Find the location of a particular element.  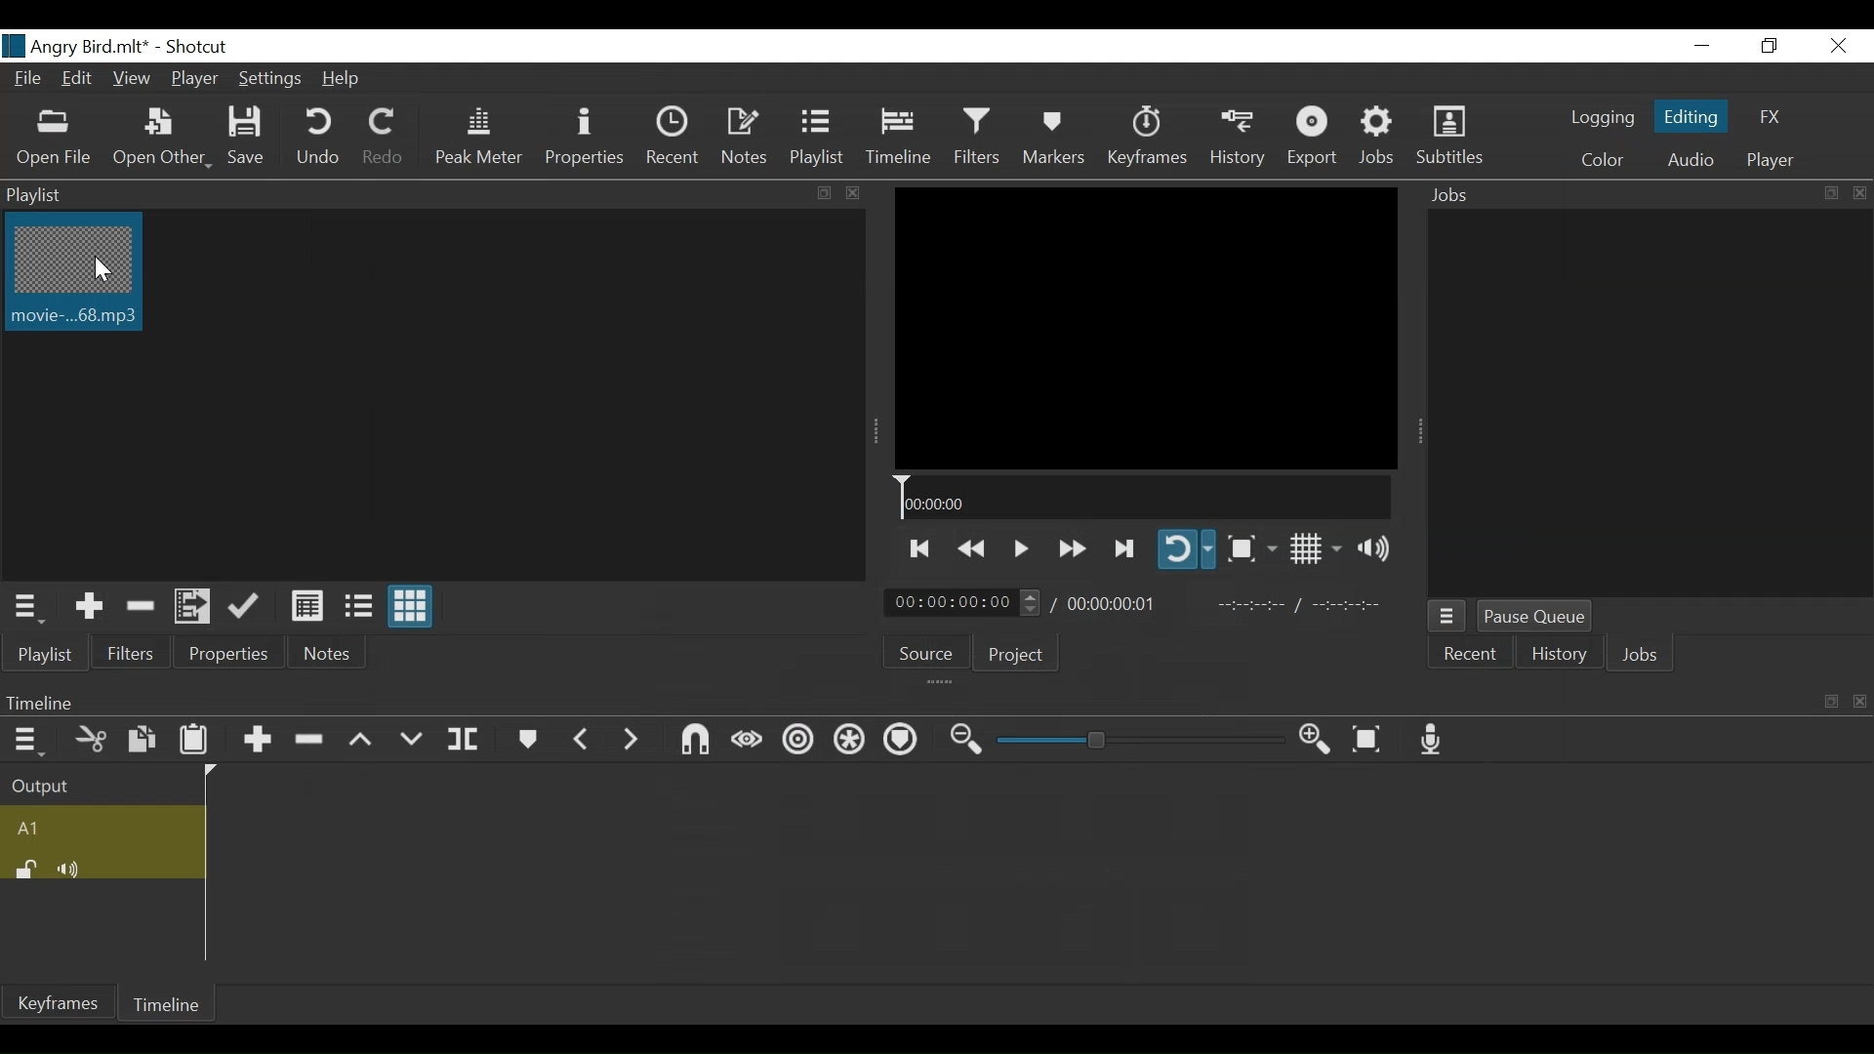

Ripple markers is located at coordinates (903, 739).